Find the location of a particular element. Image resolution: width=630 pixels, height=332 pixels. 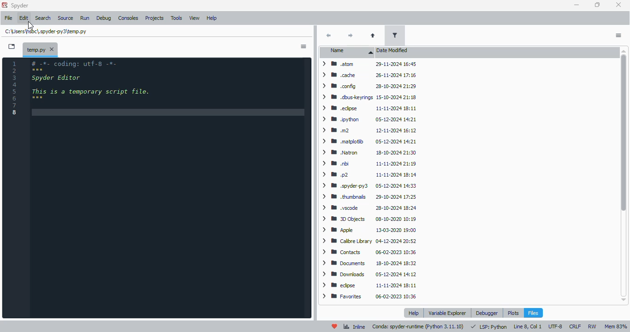

files is located at coordinates (533, 313).